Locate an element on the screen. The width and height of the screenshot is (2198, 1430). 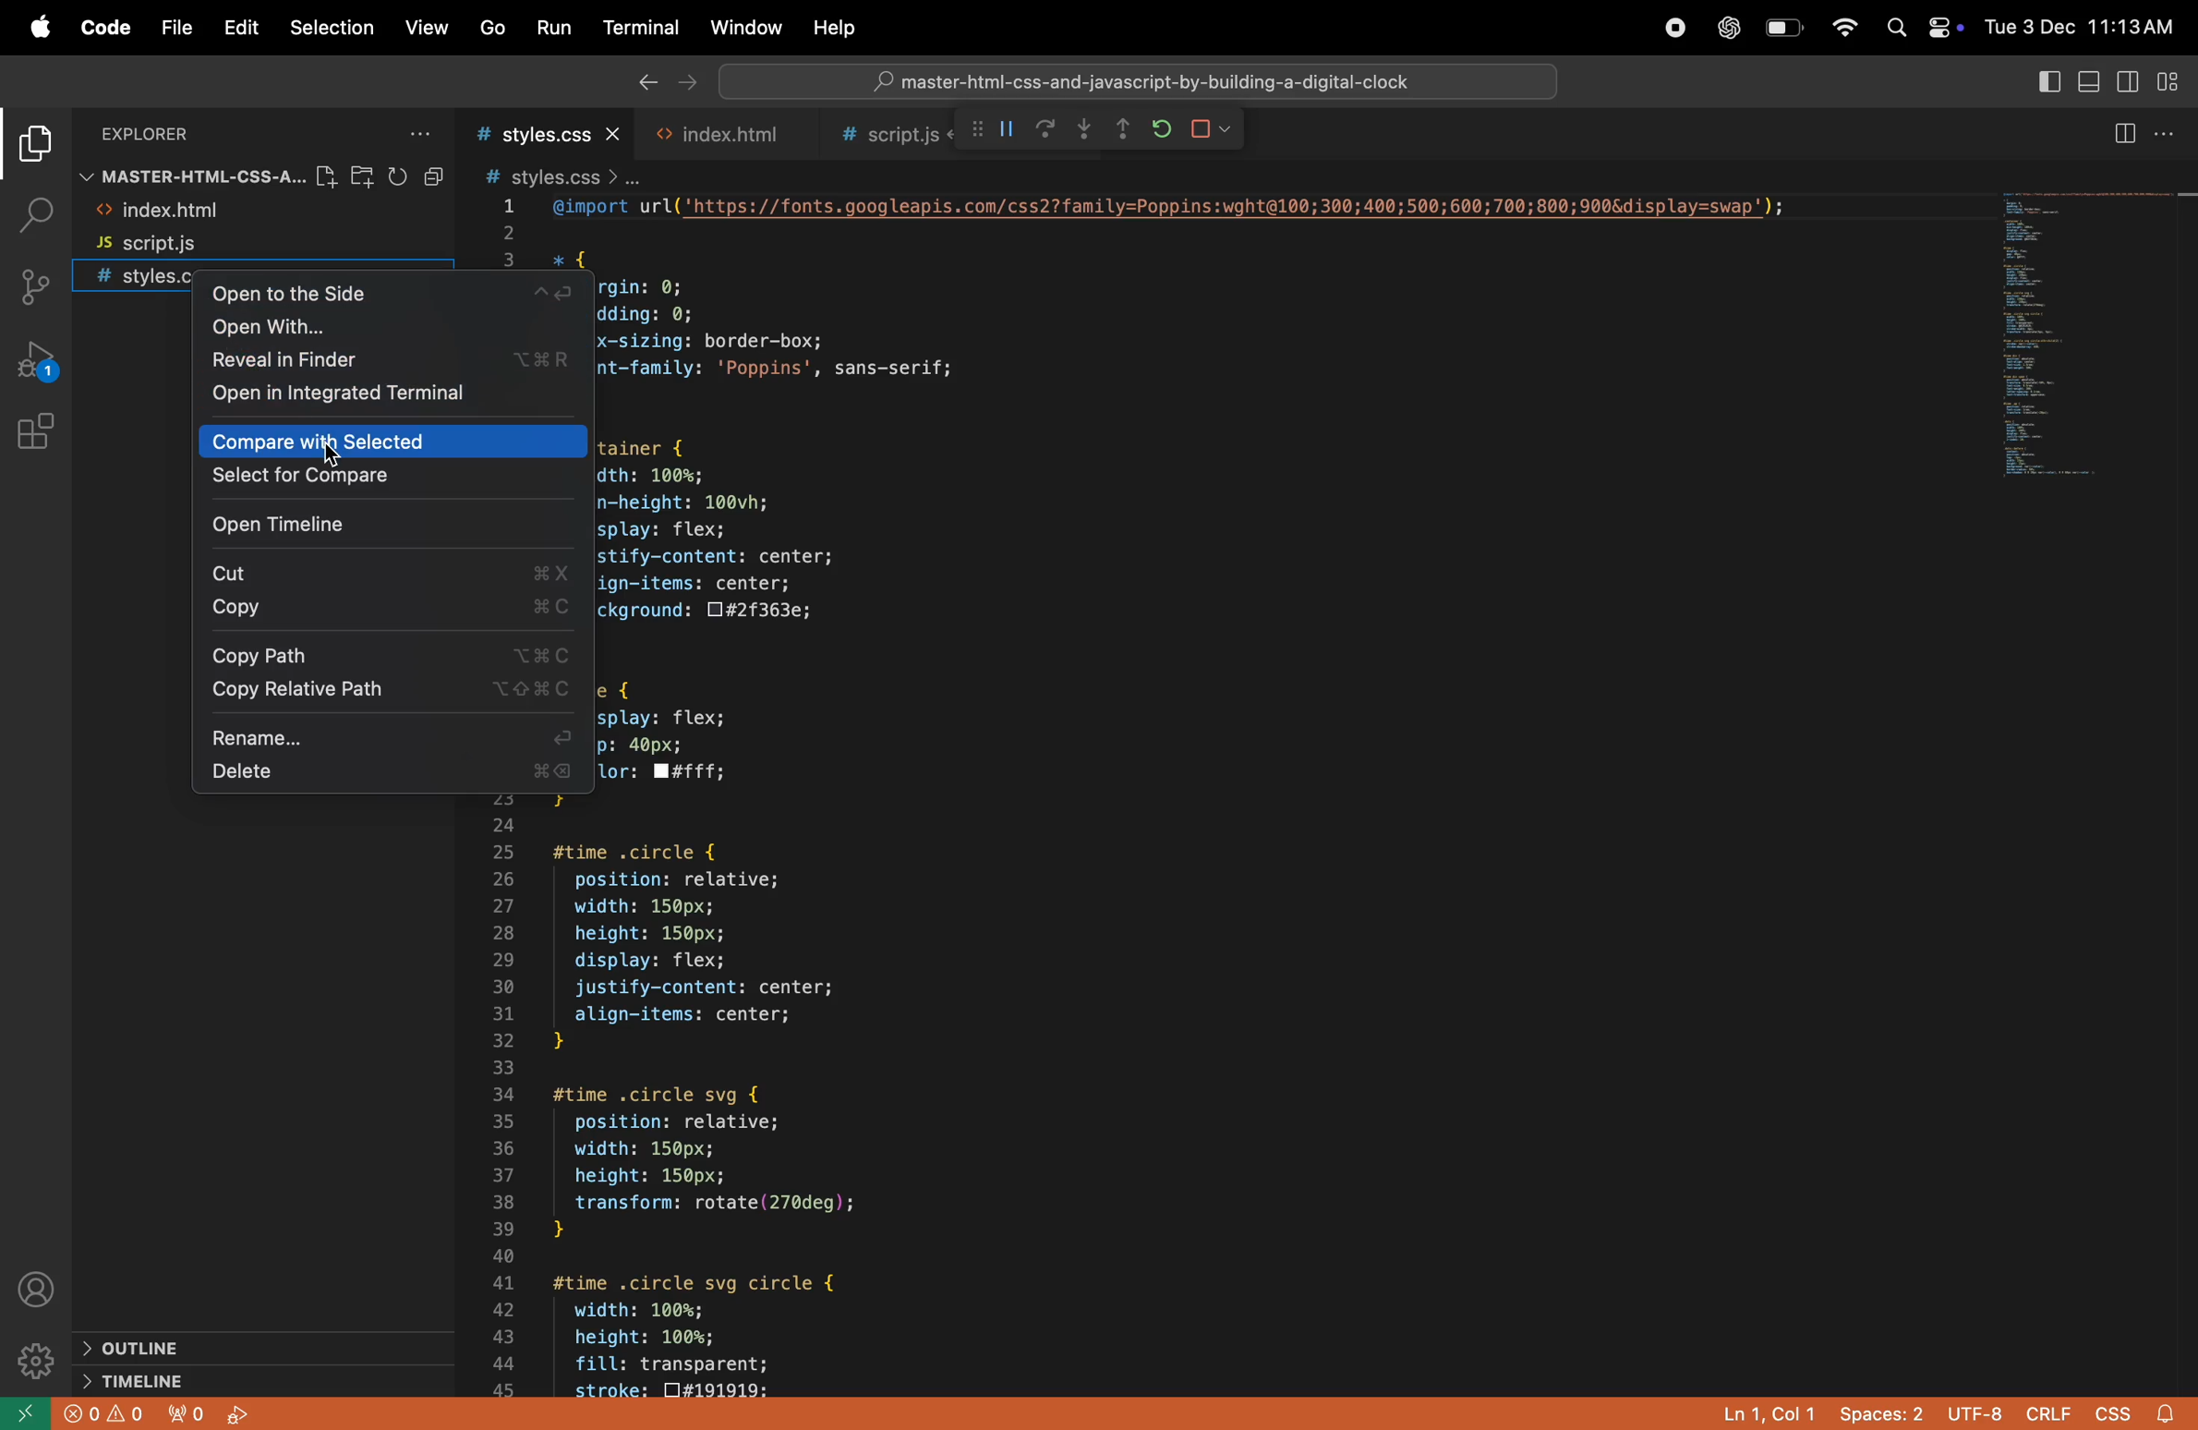
record is located at coordinates (1673, 28).